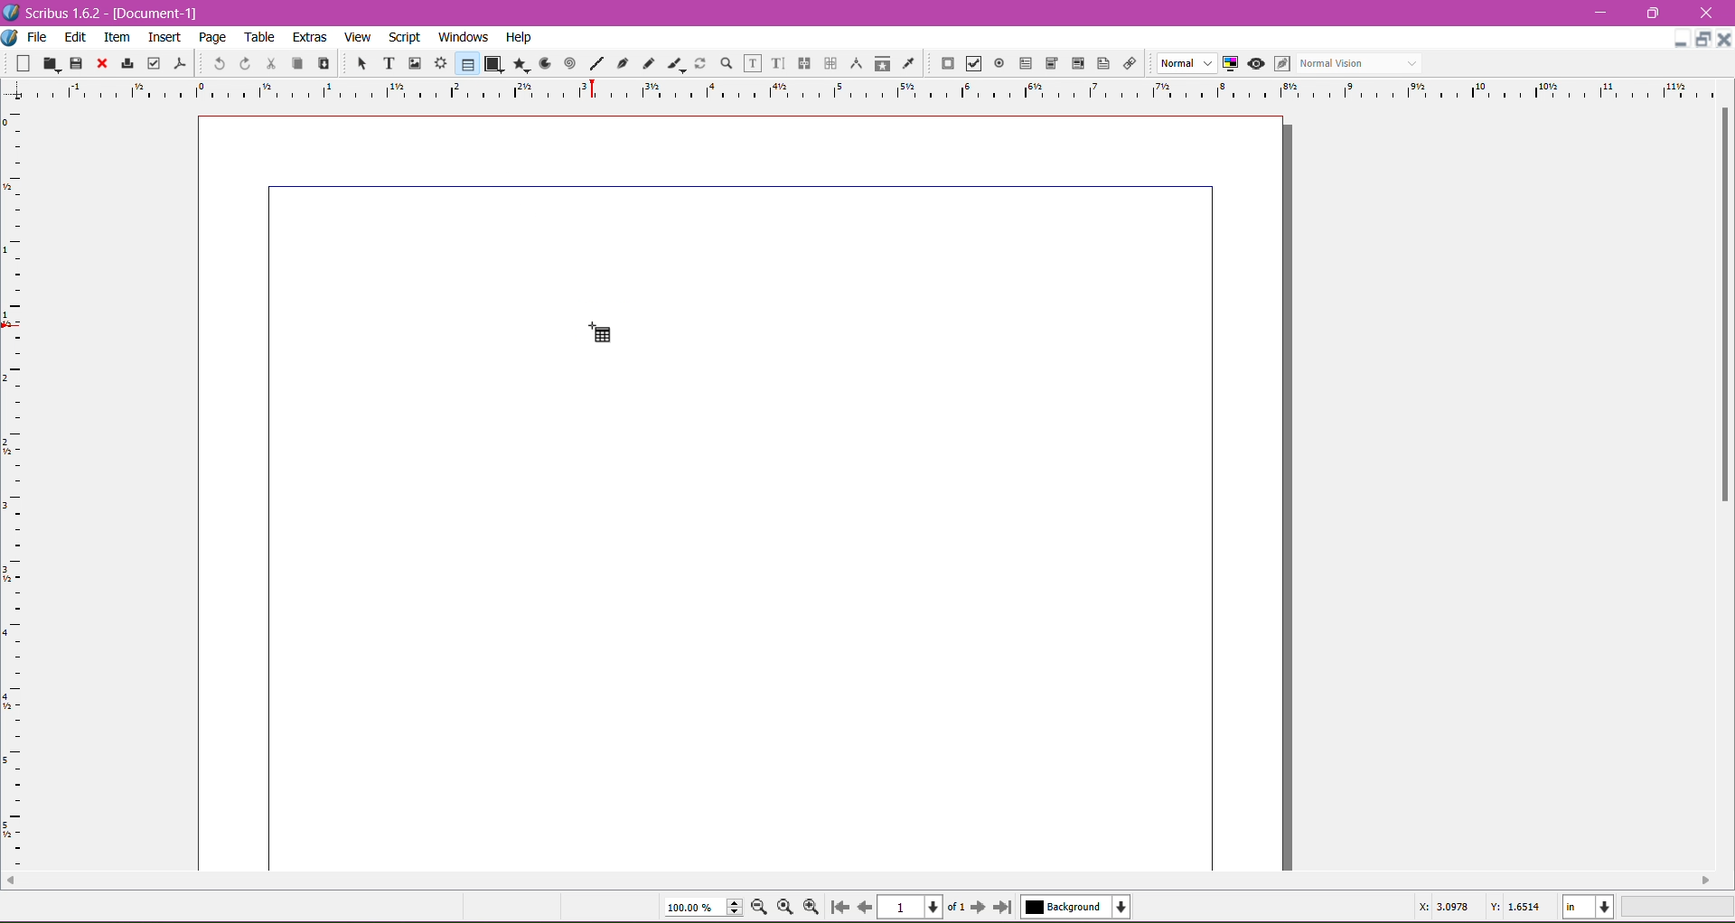 This screenshot has width=1735, height=923. Describe the element at coordinates (1590, 904) in the screenshot. I see `in / Unit` at that location.